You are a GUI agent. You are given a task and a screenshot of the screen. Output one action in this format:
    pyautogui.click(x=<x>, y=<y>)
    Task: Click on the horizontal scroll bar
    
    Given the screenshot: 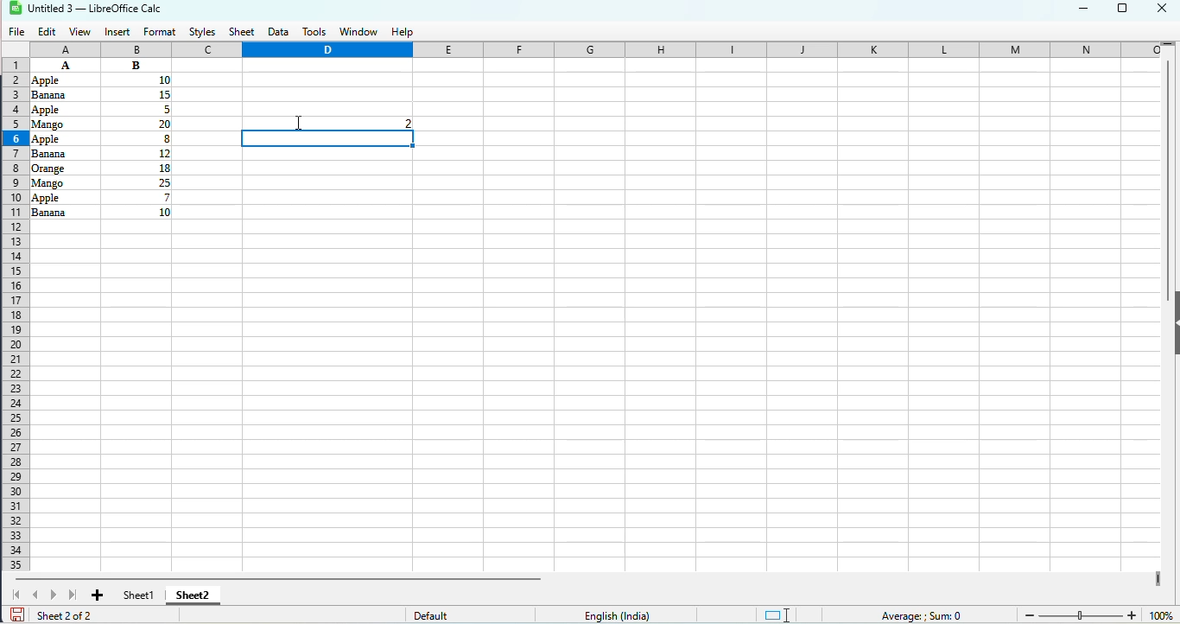 What is the action you would take?
    pyautogui.click(x=279, y=579)
    